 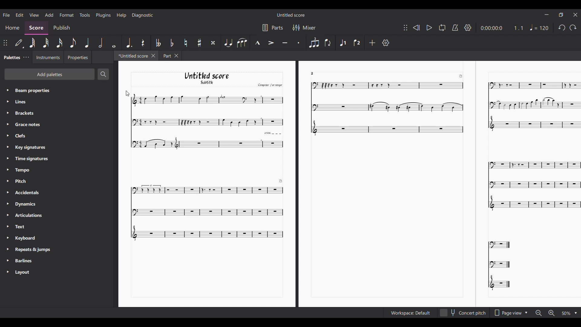 What do you see at coordinates (46, 43) in the screenshot?
I see `32nd note` at bounding box center [46, 43].